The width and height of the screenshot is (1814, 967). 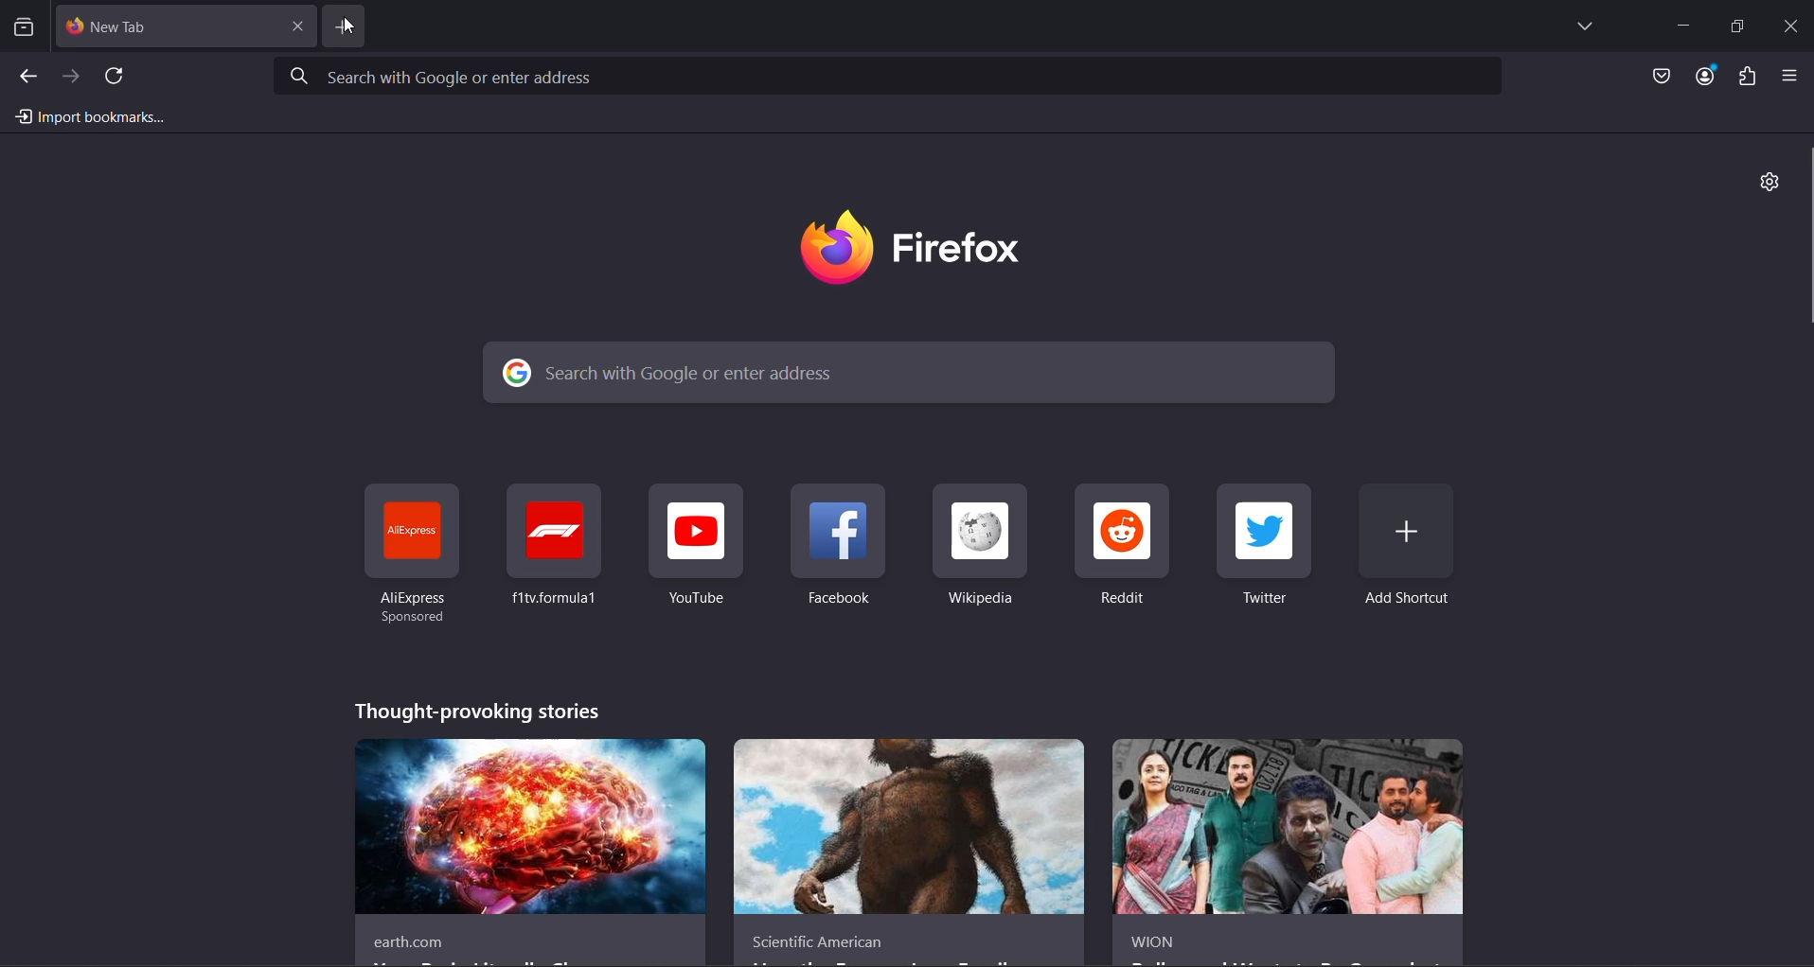 What do you see at coordinates (348, 25) in the screenshot?
I see `cursor` at bounding box center [348, 25].